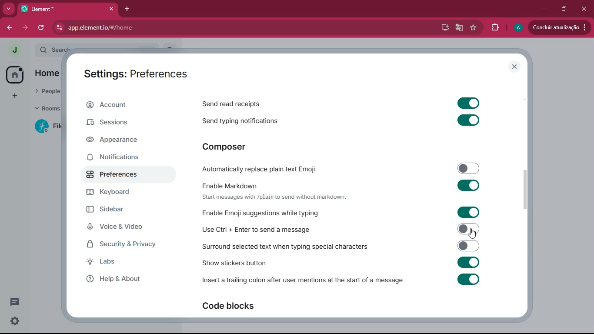  I want to click on enable emoji, so click(261, 213).